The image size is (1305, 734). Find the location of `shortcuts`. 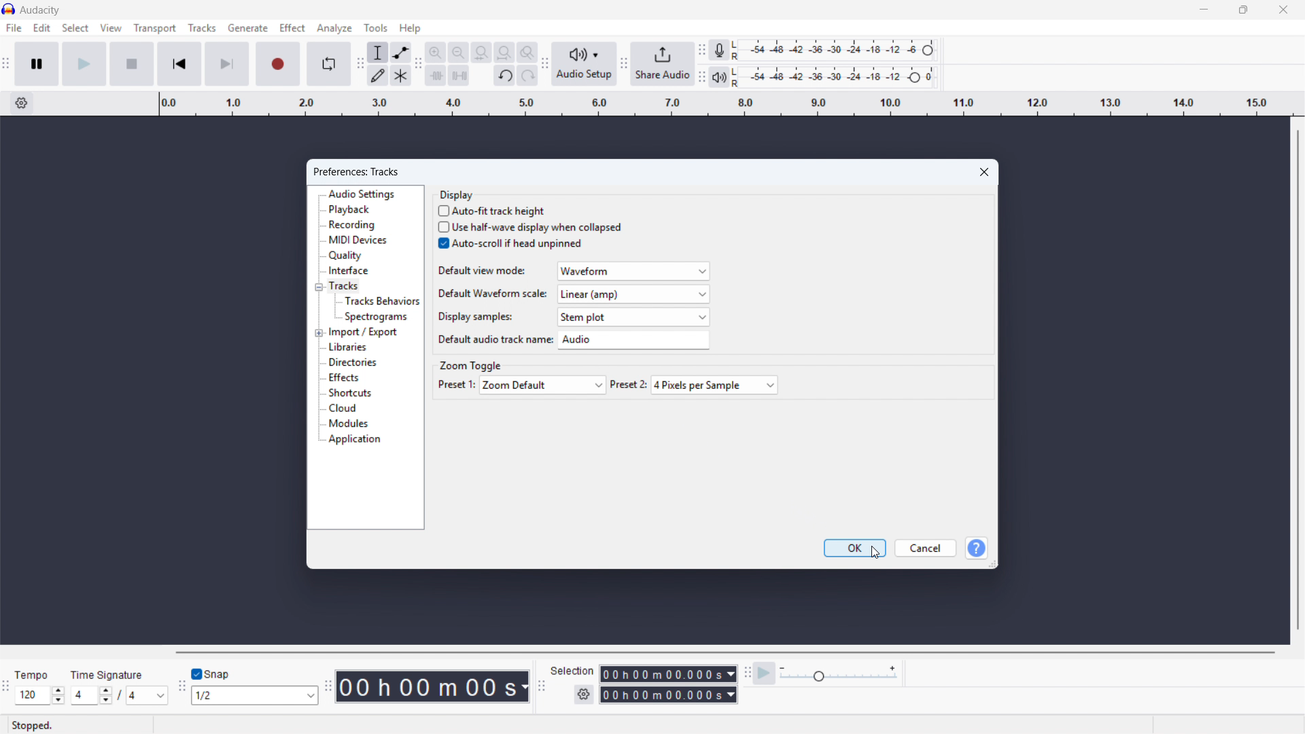

shortcuts is located at coordinates (350, 392).